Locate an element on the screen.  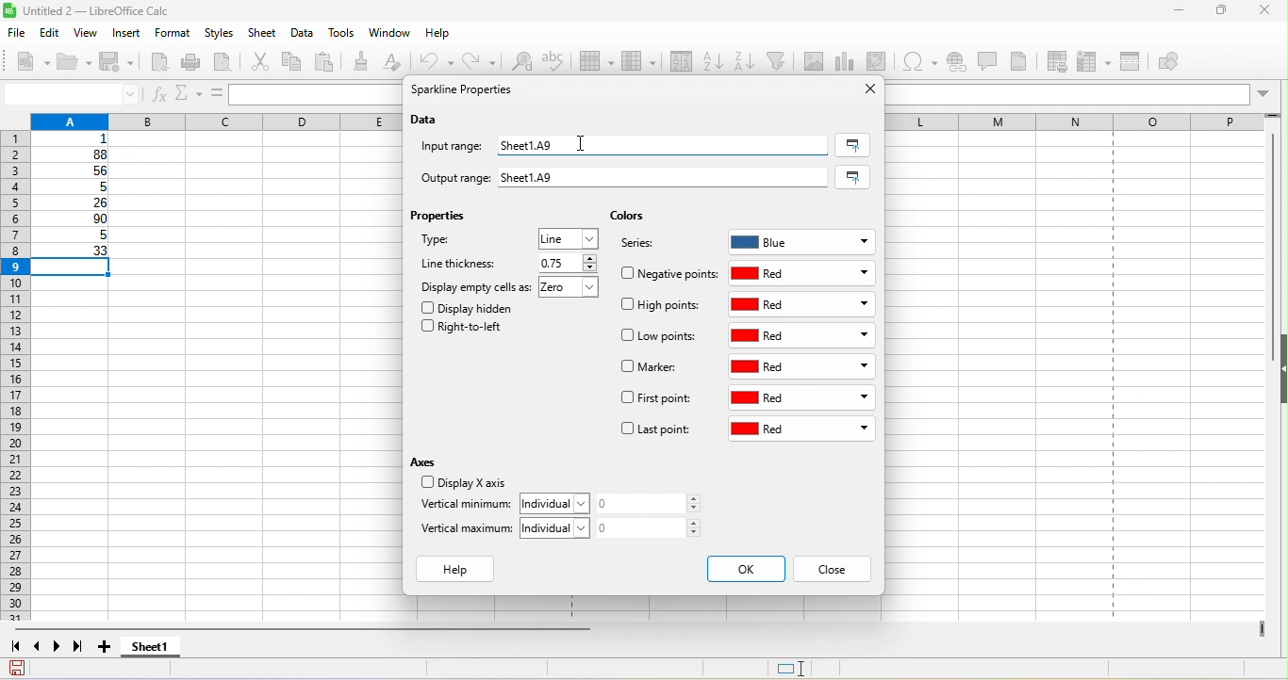
format is located at coordinates (171, 34).